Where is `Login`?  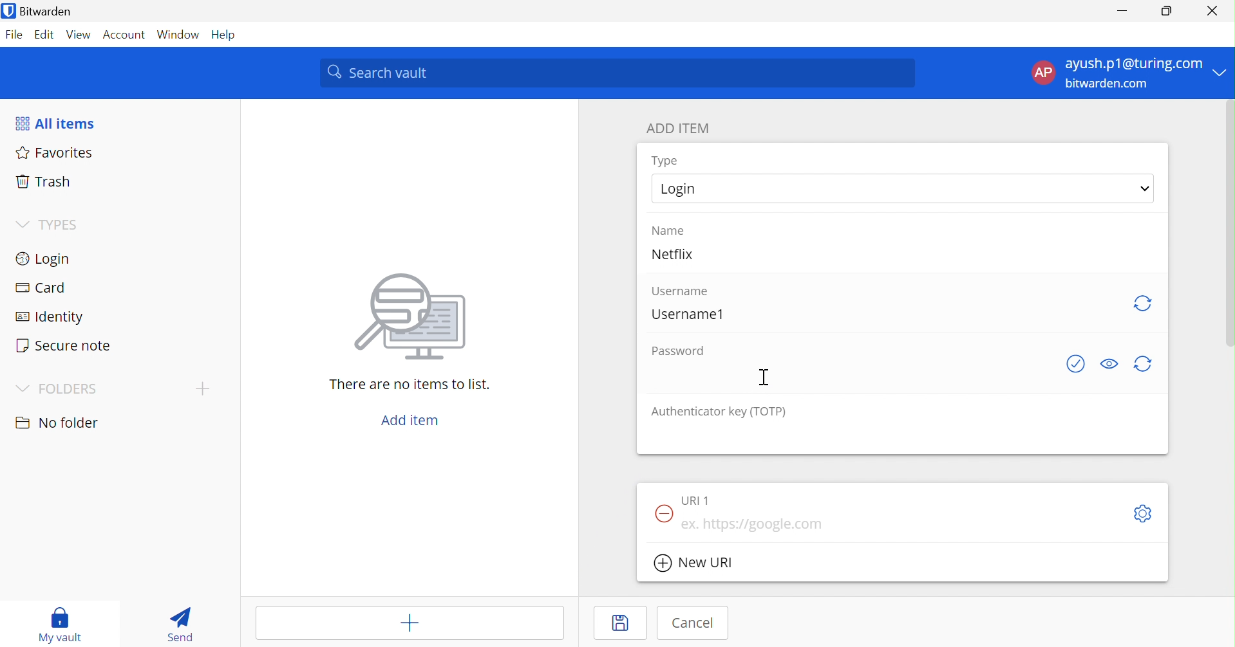 Login is located at coordinates (902, 190).